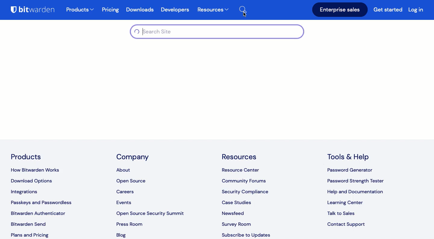 The width and height of the screenshot is (434, 239). What do you see at coordinates (175, 10) in the screenshot?
I see `Developers` at bounding box center [175, 10].